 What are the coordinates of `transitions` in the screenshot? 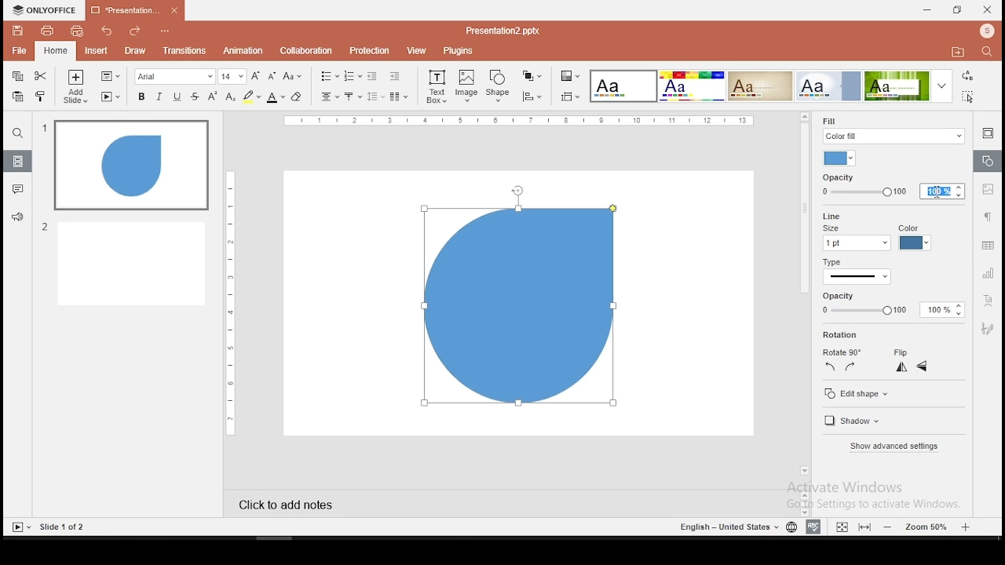 It's located at (184, 50).